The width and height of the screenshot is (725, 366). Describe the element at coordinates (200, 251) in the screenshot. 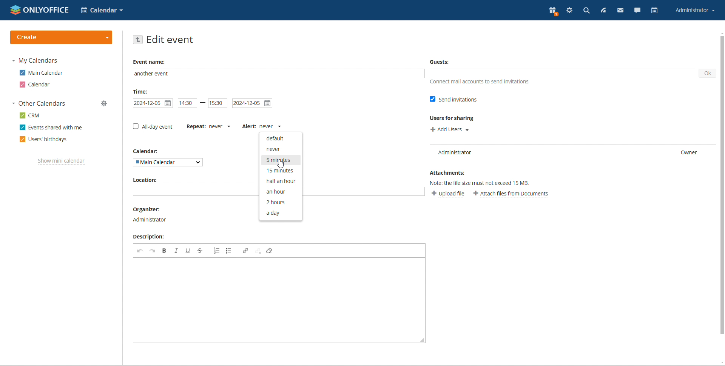

I see `strikethrough` at that location.